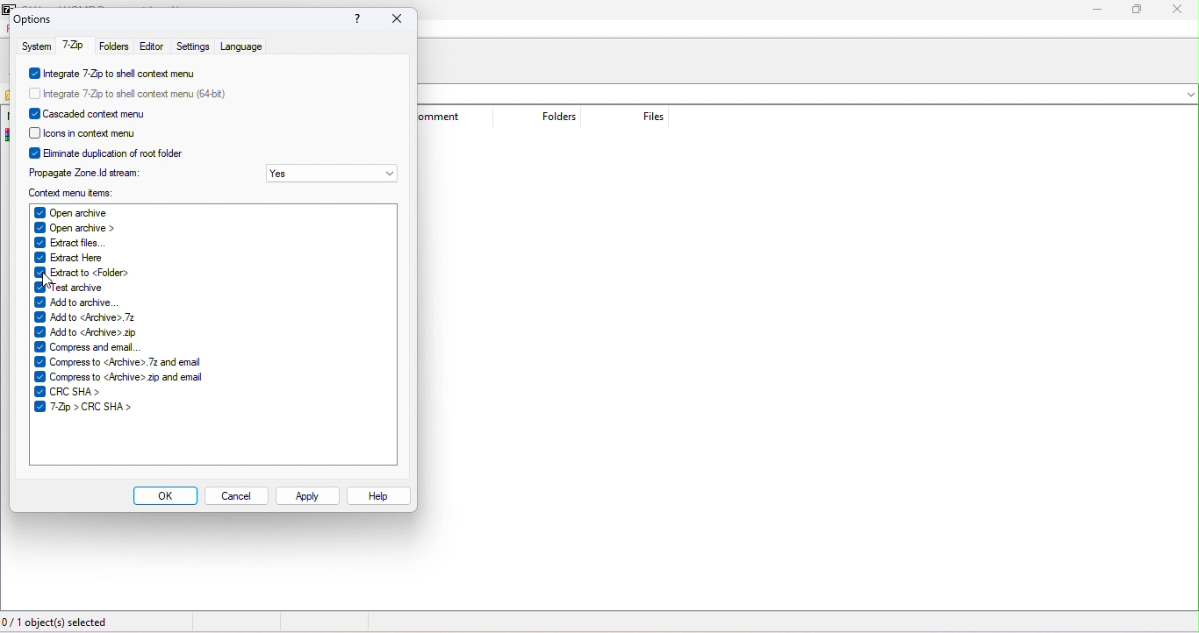 The height and width of the screenshot is (633, 1199). I want to click on help, so click(379, 495).